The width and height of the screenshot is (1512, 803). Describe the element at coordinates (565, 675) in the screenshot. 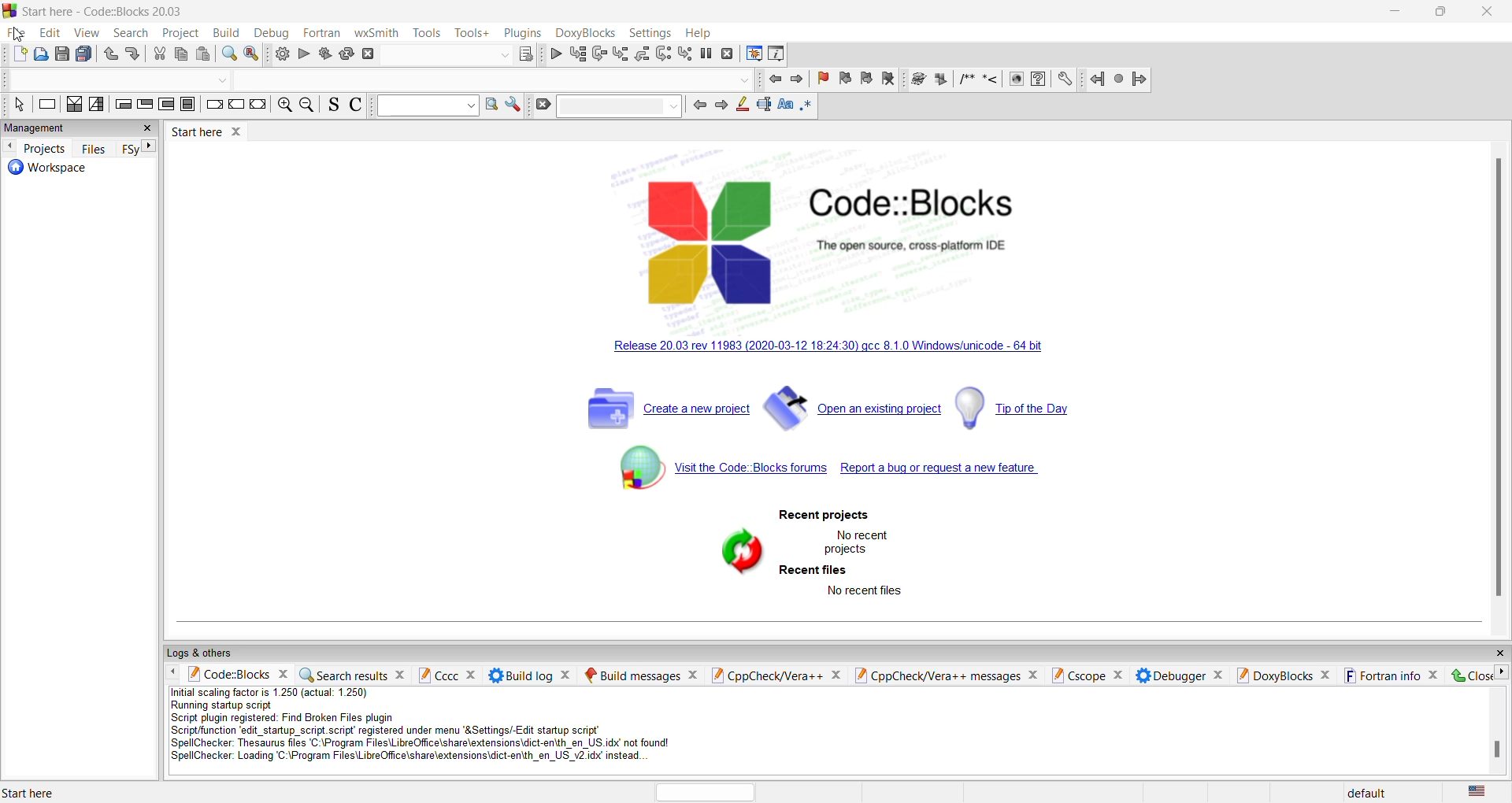

I see `close` at that location.